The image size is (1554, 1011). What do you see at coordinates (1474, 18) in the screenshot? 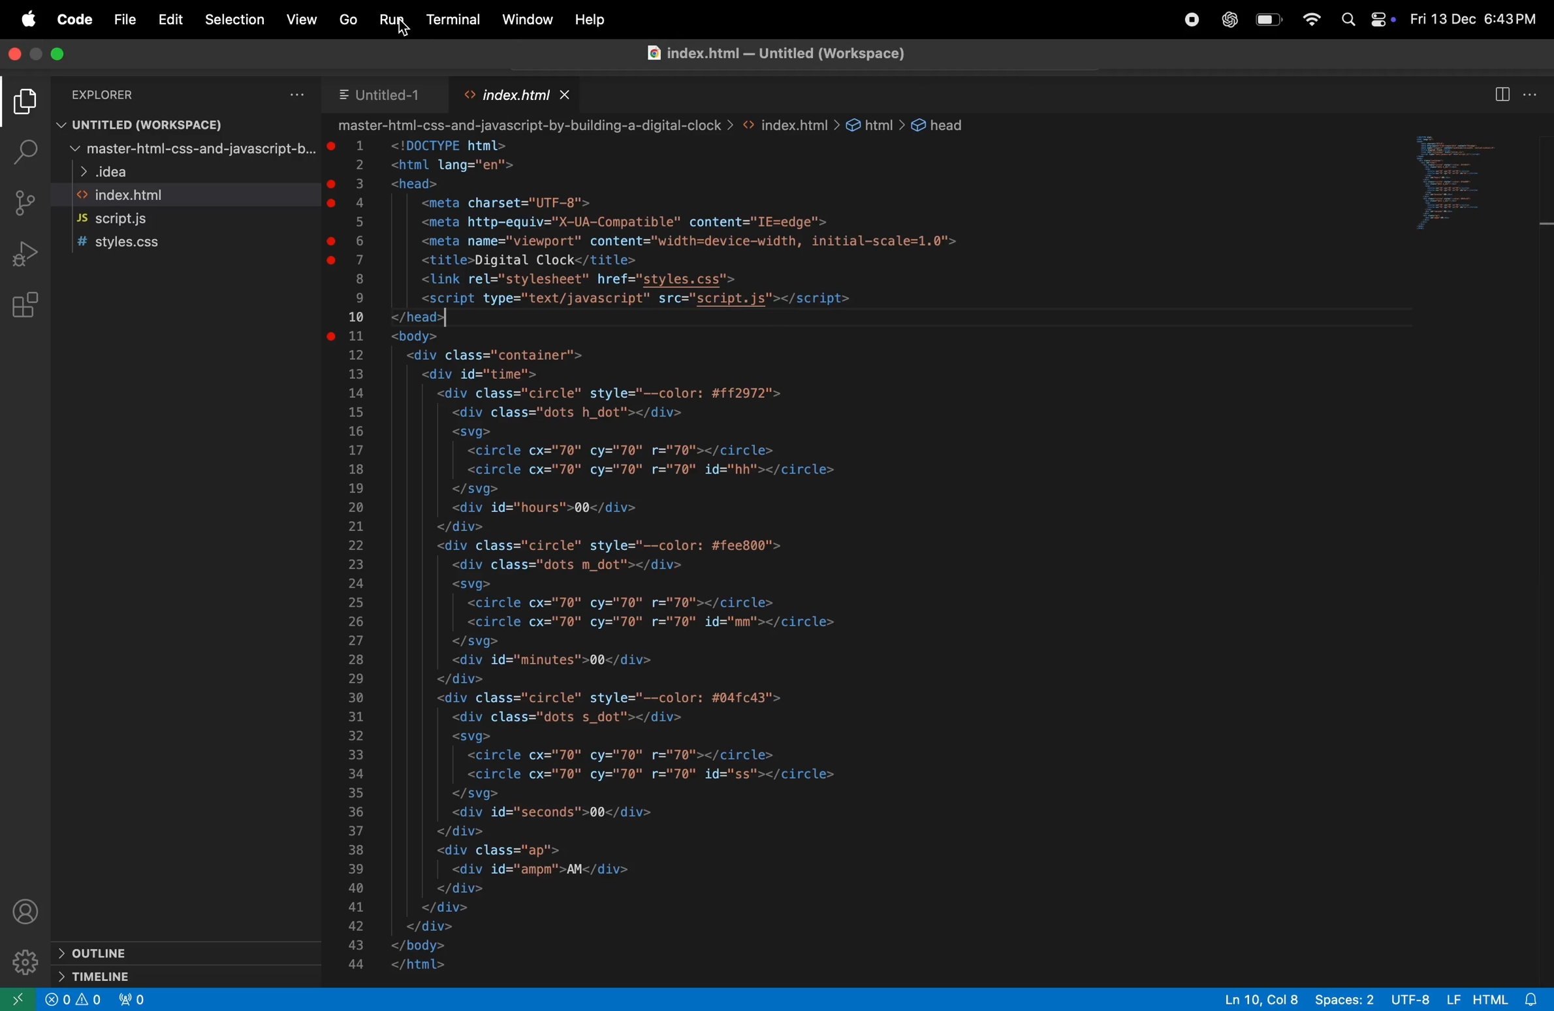
I see `date and time` at bounding box center [1474, 18].